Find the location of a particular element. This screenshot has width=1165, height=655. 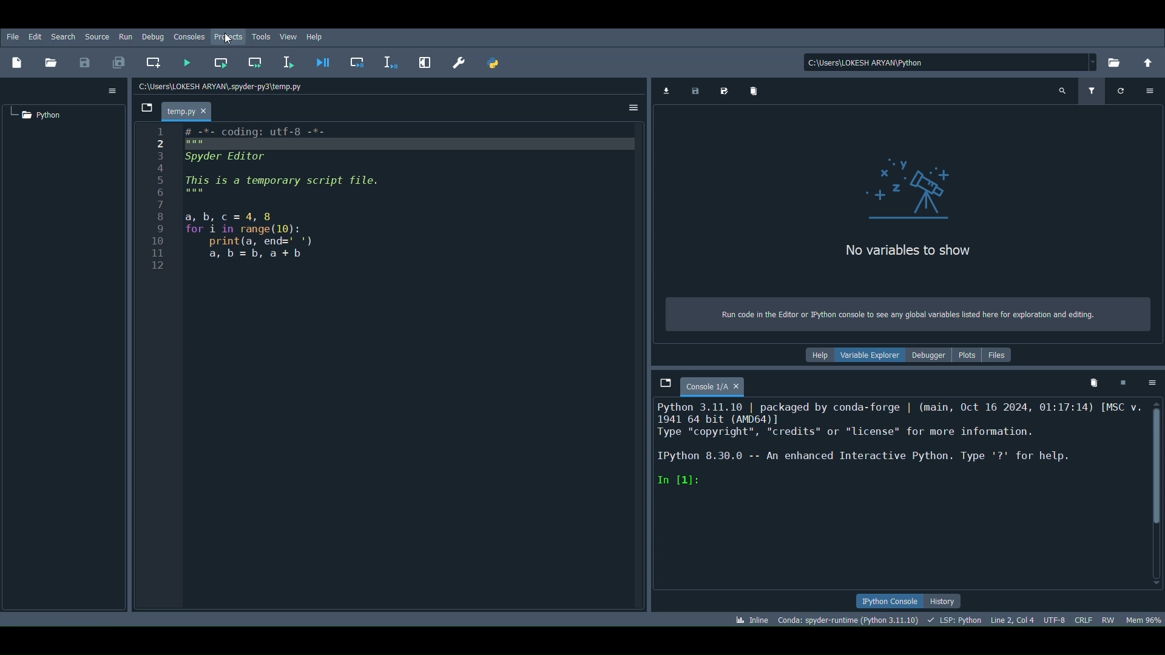

File location is located at coordinates (953, 62).